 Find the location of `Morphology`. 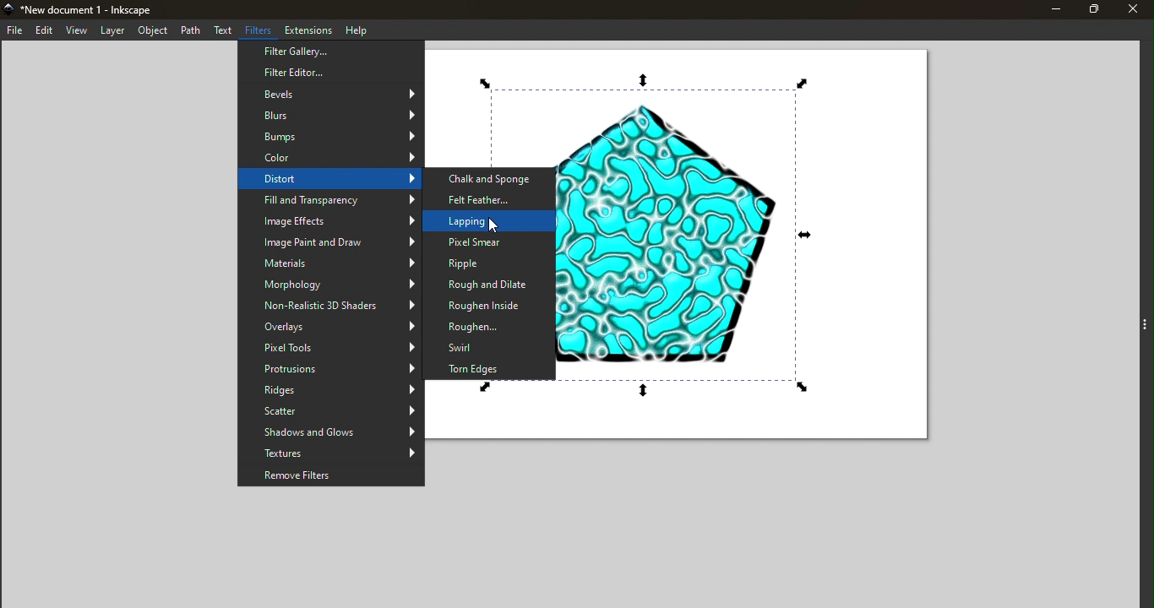

Morphology is located at coordinates (330, 285).